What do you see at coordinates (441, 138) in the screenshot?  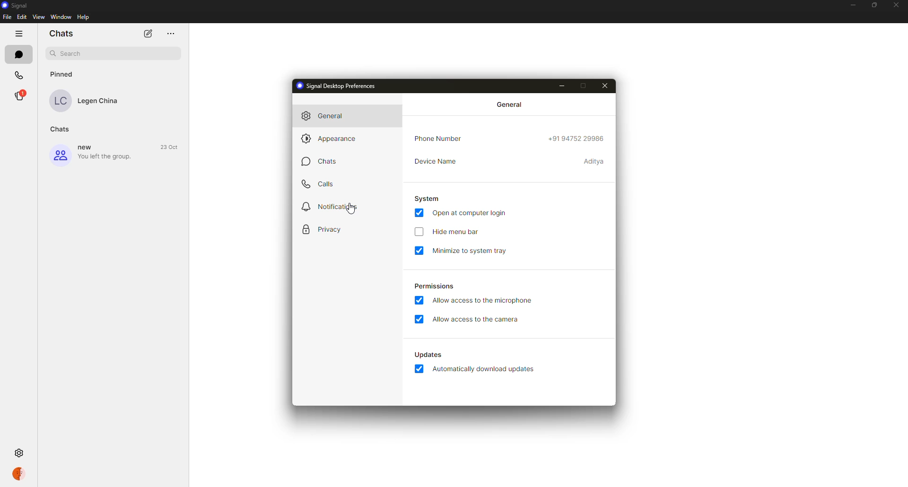 I see `phone number` at bounding box center [441, 138].